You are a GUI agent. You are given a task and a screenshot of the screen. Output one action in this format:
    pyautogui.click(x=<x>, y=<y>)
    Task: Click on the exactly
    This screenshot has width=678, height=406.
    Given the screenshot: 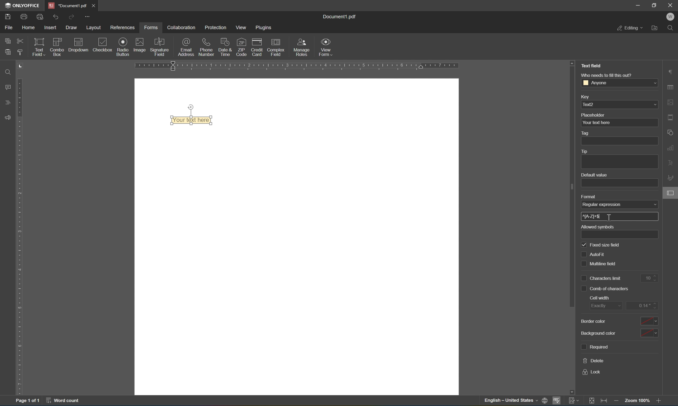 What is the action you would take?
    pyautogui.click(x=600, y=307)
    